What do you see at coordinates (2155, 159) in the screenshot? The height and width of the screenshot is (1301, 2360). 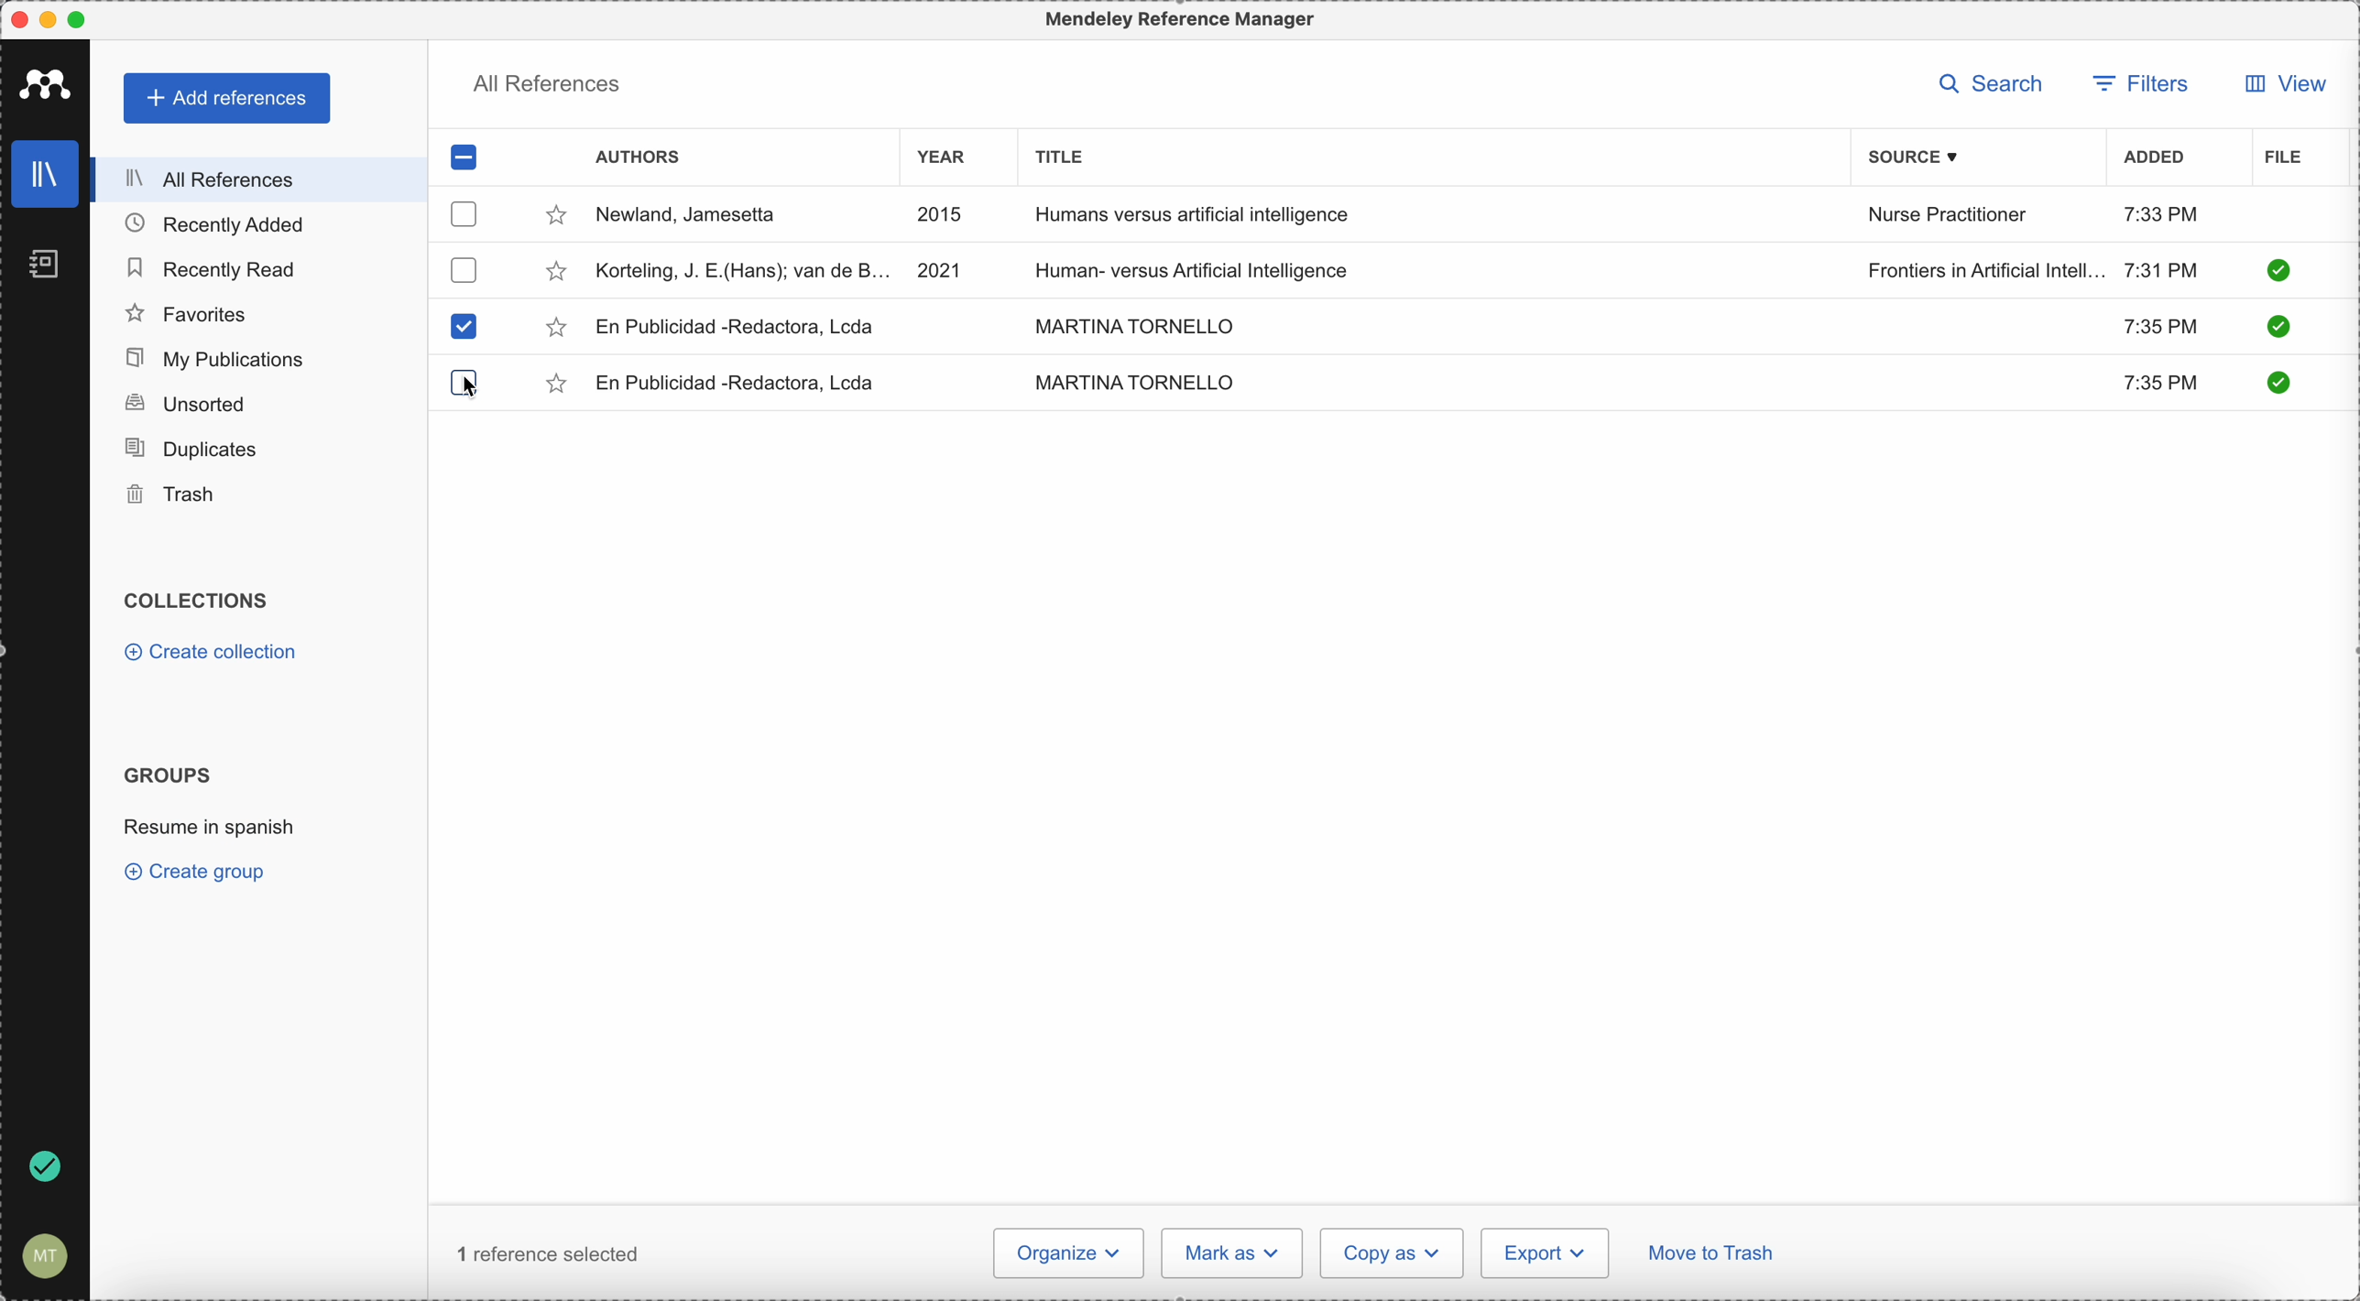 I see `added` at bounding box center [2155, 159].